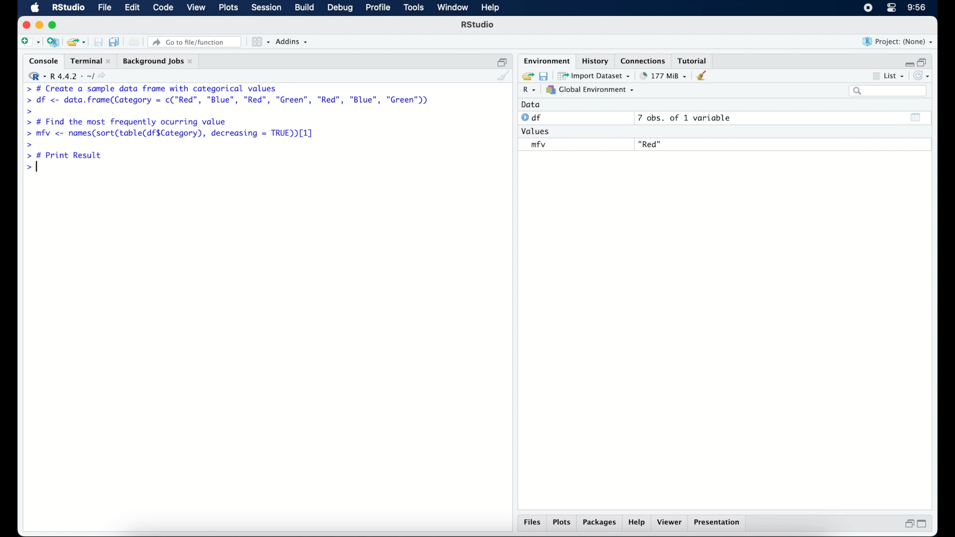 This screenshot has height=537, width=955. Describe the element at coordinates (30, 168) in the screenshot. I see `command prompt` at that location.